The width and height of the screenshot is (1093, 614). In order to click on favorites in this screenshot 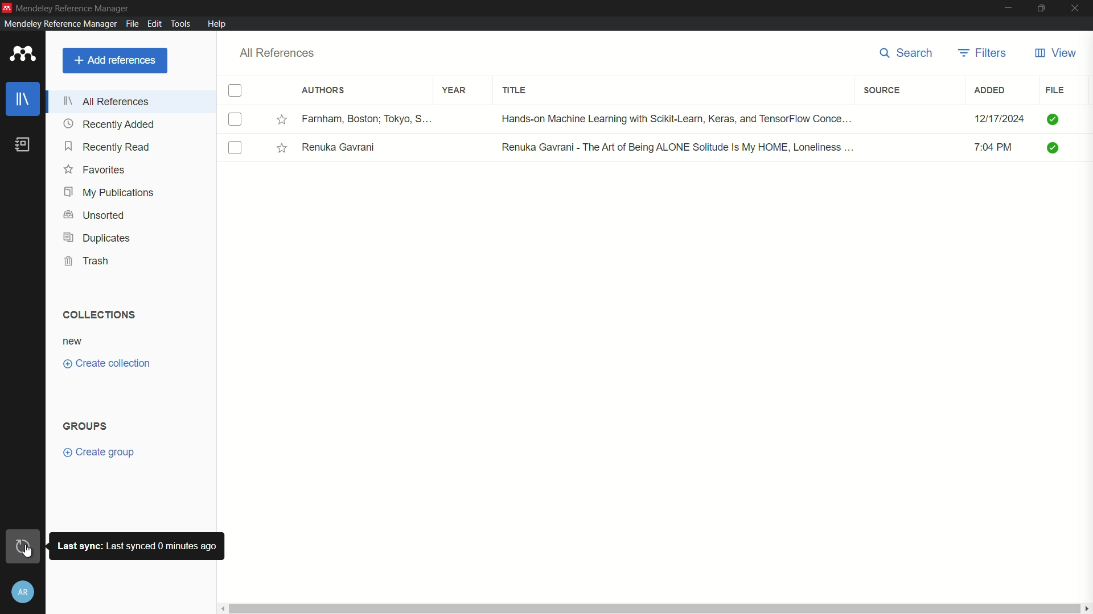, I will do `click(94, 170)`.